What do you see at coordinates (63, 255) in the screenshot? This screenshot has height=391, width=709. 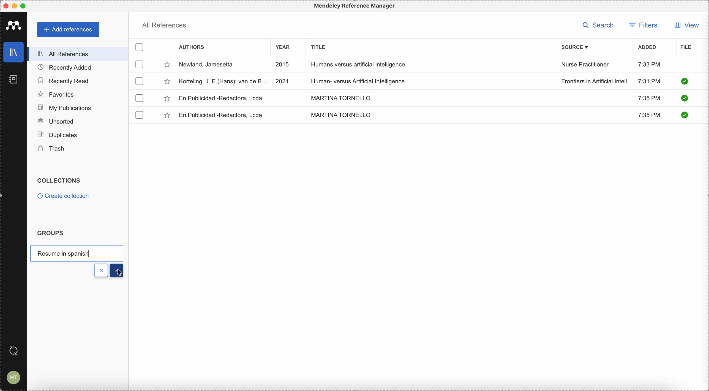 I see `resume in spanish` at bounding box center [63, 255].